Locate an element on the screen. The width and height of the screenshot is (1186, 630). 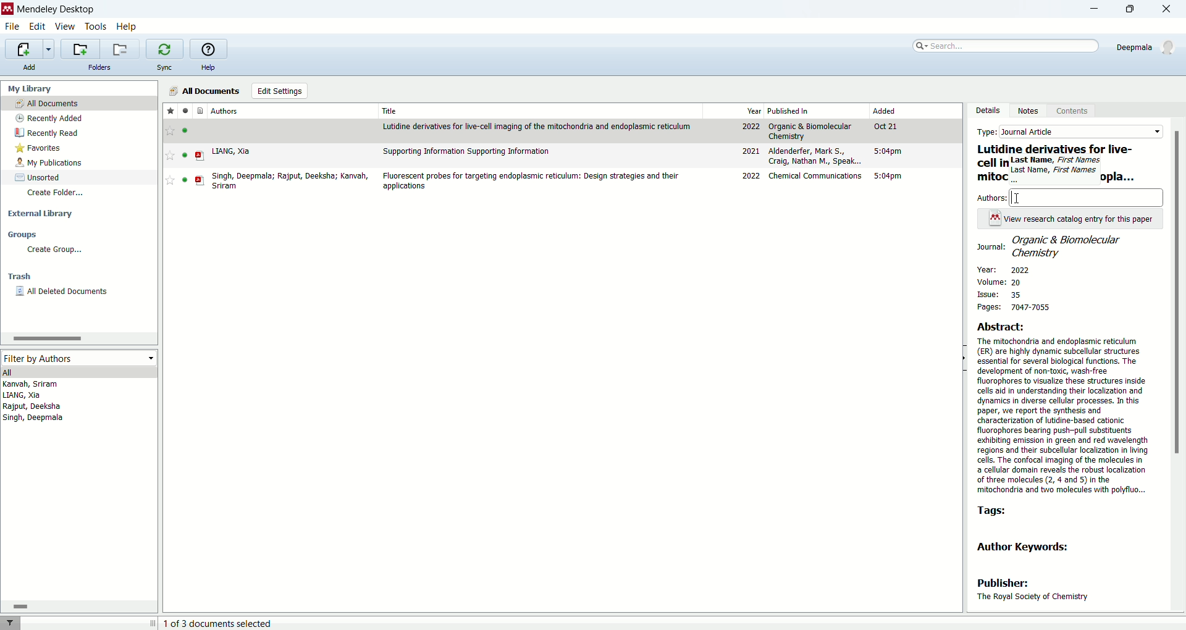
minimize is located at coordinates (1098, 8).